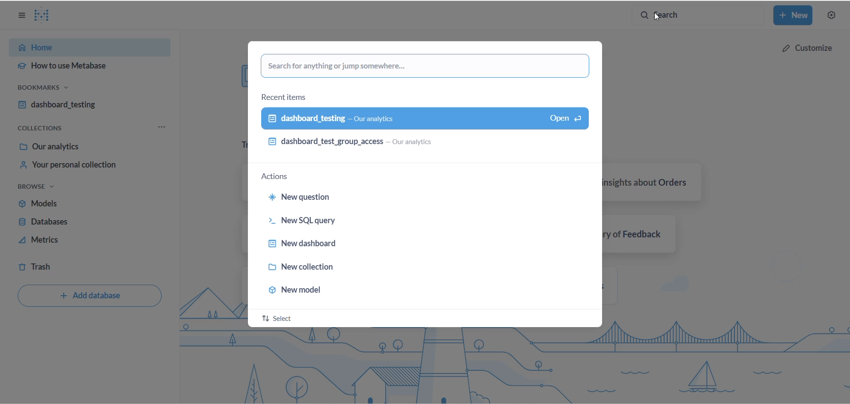 The image size is (850, 404). I want to click on home, so click(87, 48).